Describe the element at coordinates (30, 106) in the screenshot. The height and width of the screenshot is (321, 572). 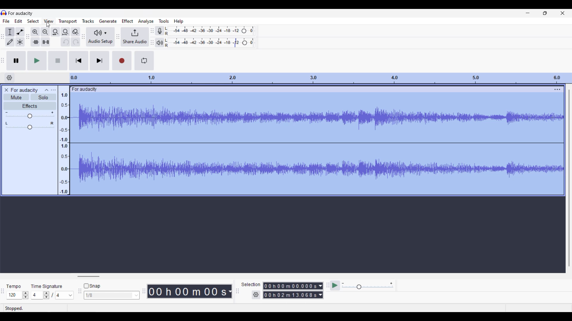
I see `Effects` at that location.